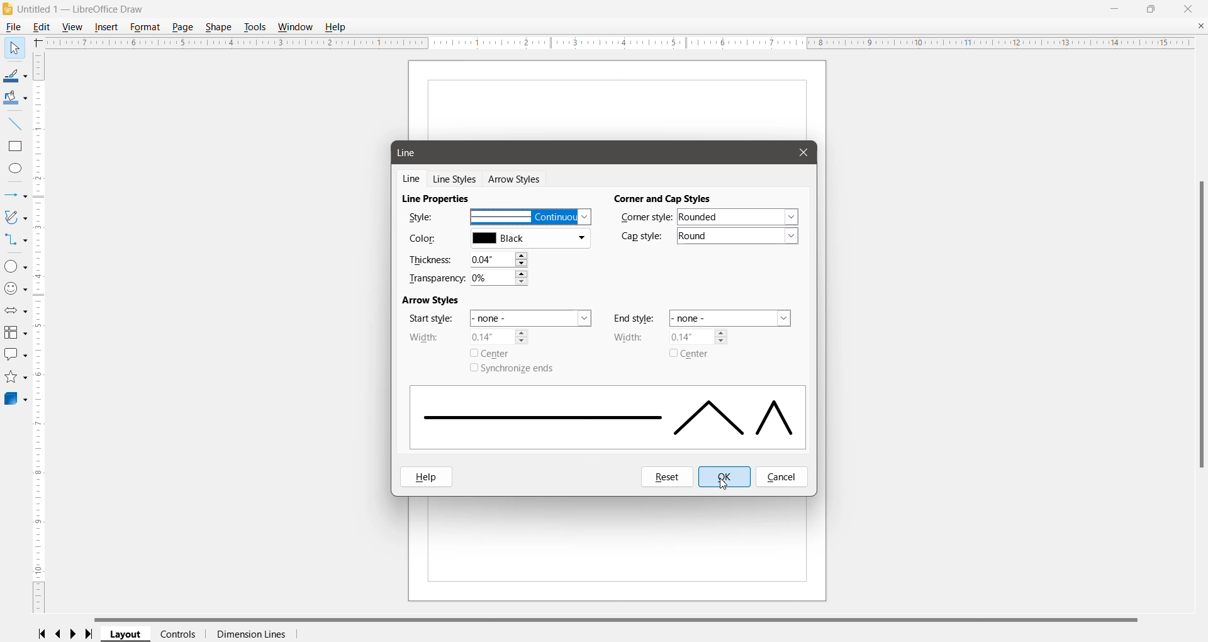 This screenshot has width=1208, height=642. Describe the element at coordinates (1152, 9) in the screenshot. I see `Restore Down` at that location.